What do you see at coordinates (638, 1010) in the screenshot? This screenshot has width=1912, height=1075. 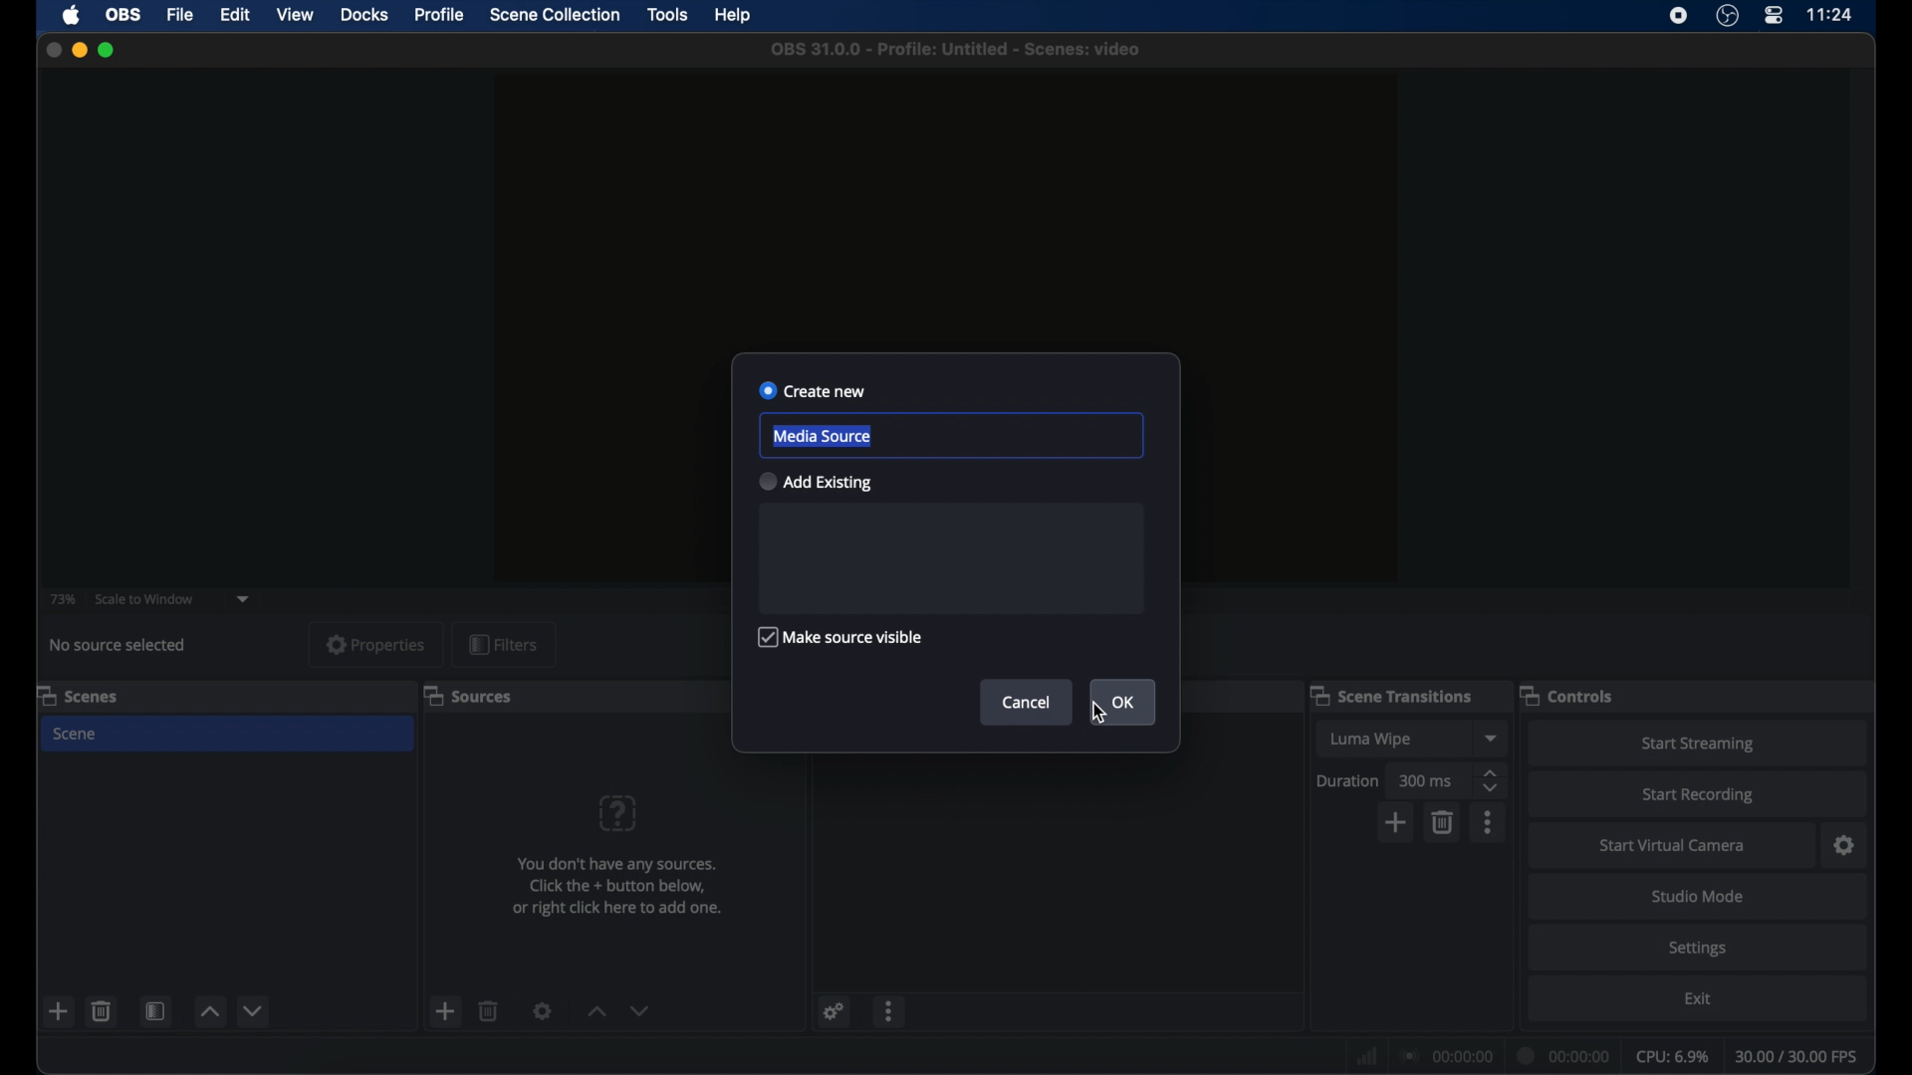 I see `decrement` at bounding box center [638, 1010].